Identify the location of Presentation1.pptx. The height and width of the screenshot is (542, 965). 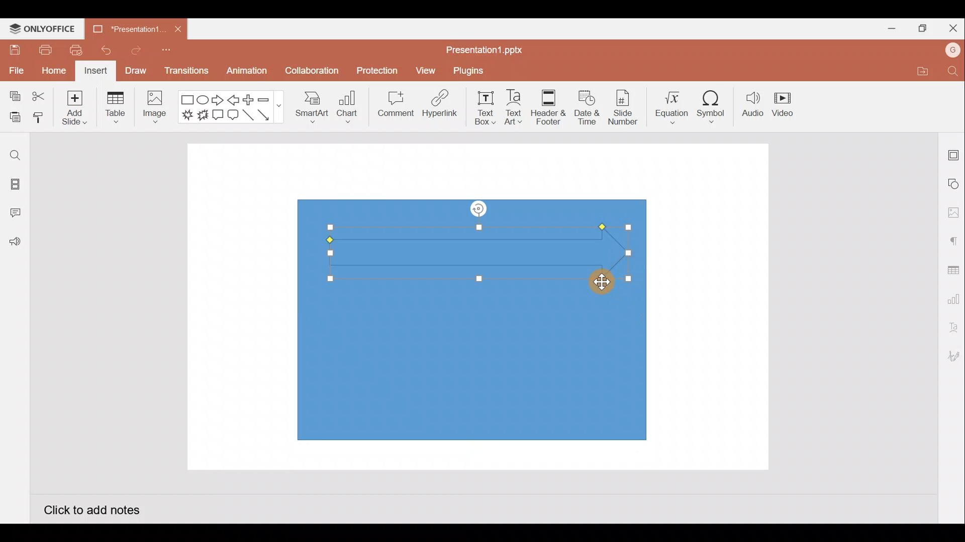
(488, 50).